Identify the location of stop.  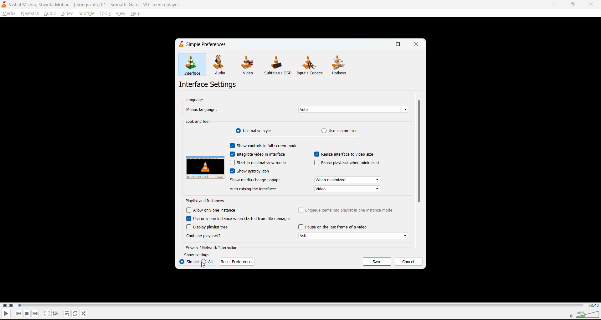
(26, 313).